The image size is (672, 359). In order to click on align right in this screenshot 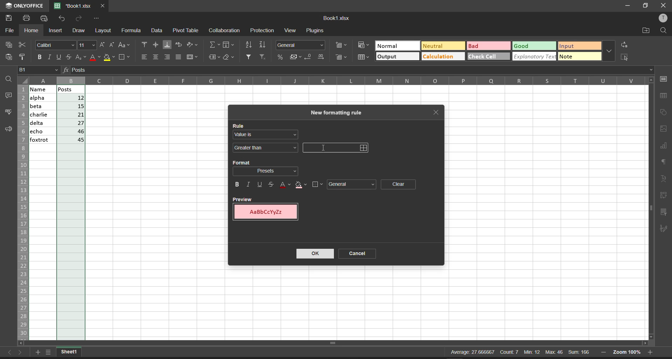, I will do `click(168, 57)`.